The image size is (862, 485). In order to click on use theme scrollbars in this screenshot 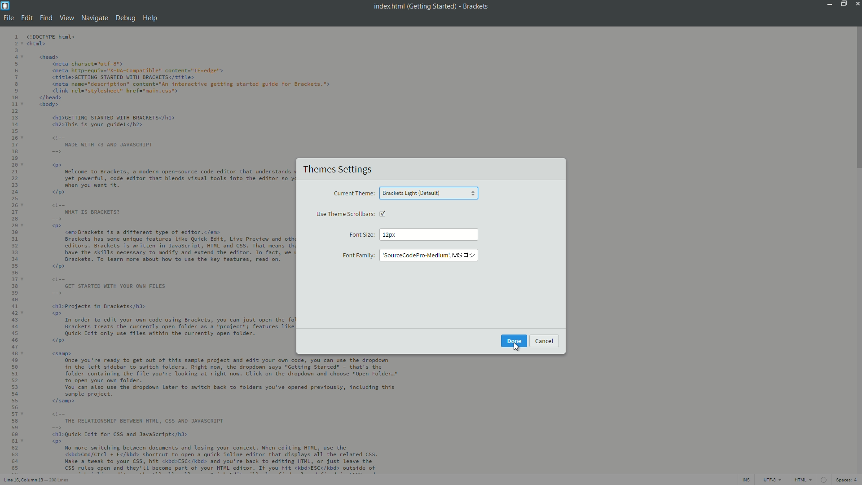, I will do `click(346, 214)`.